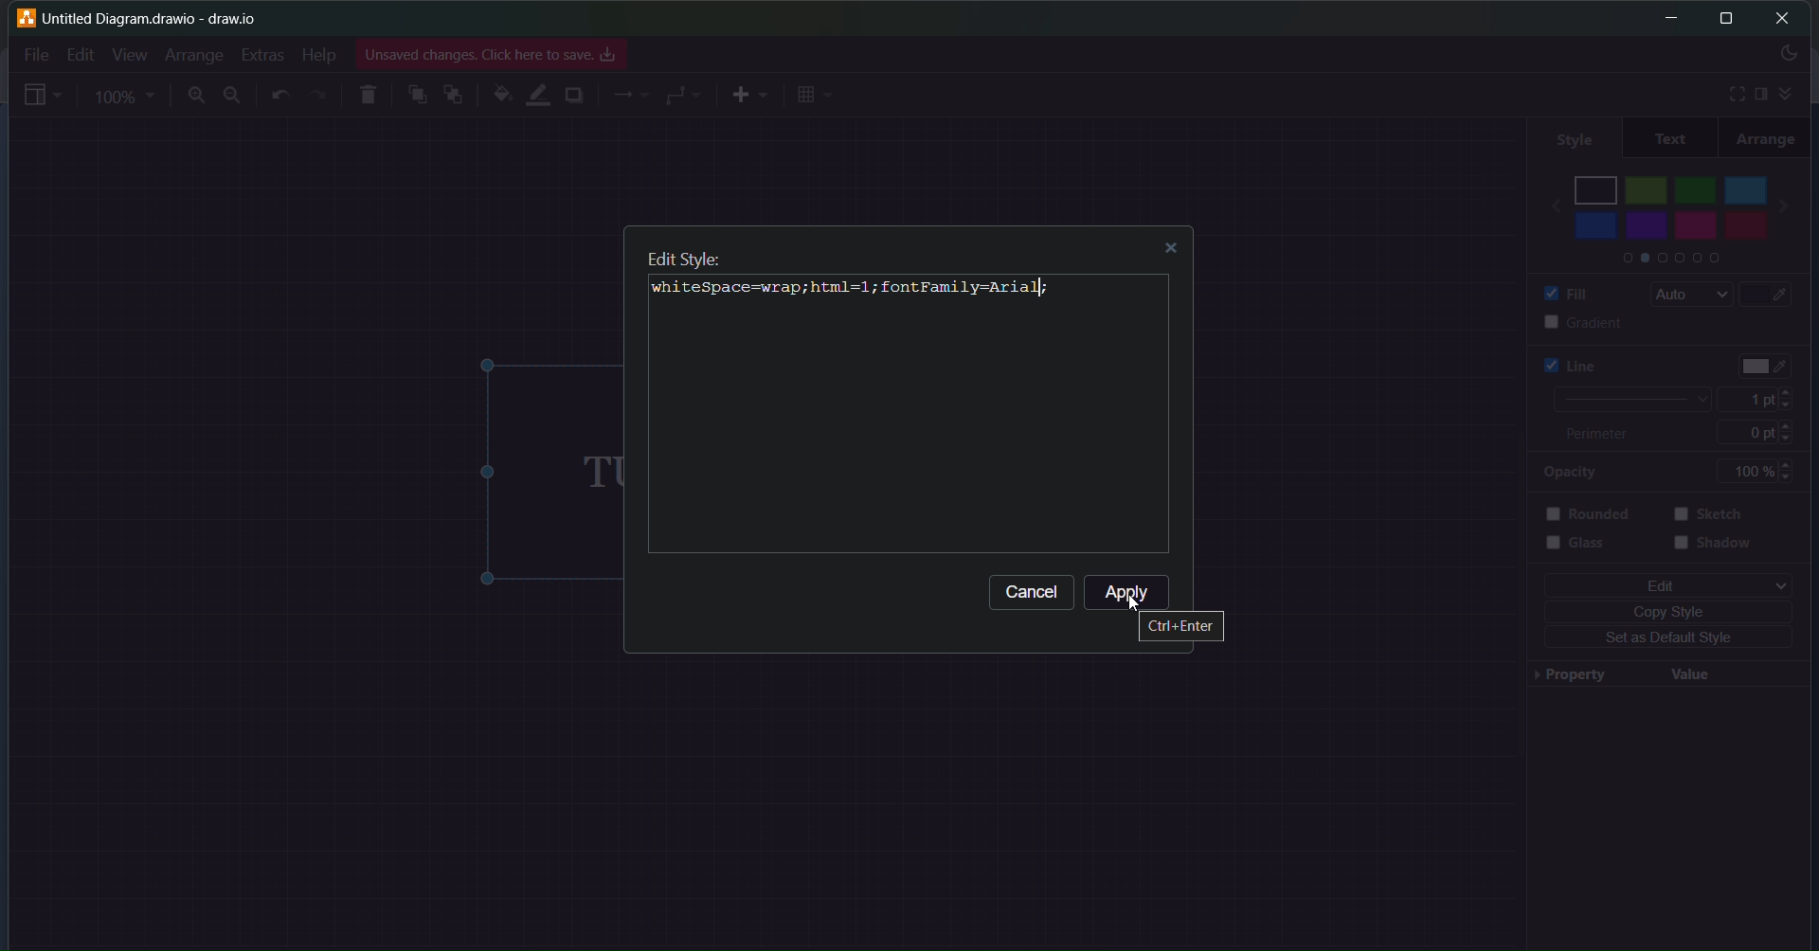 The height and width of the screenshot is (951, 1819). What do you see at coordinates (1565, 322) in the screenshot?
I see `gradient` at bounding box center [1565, 322].